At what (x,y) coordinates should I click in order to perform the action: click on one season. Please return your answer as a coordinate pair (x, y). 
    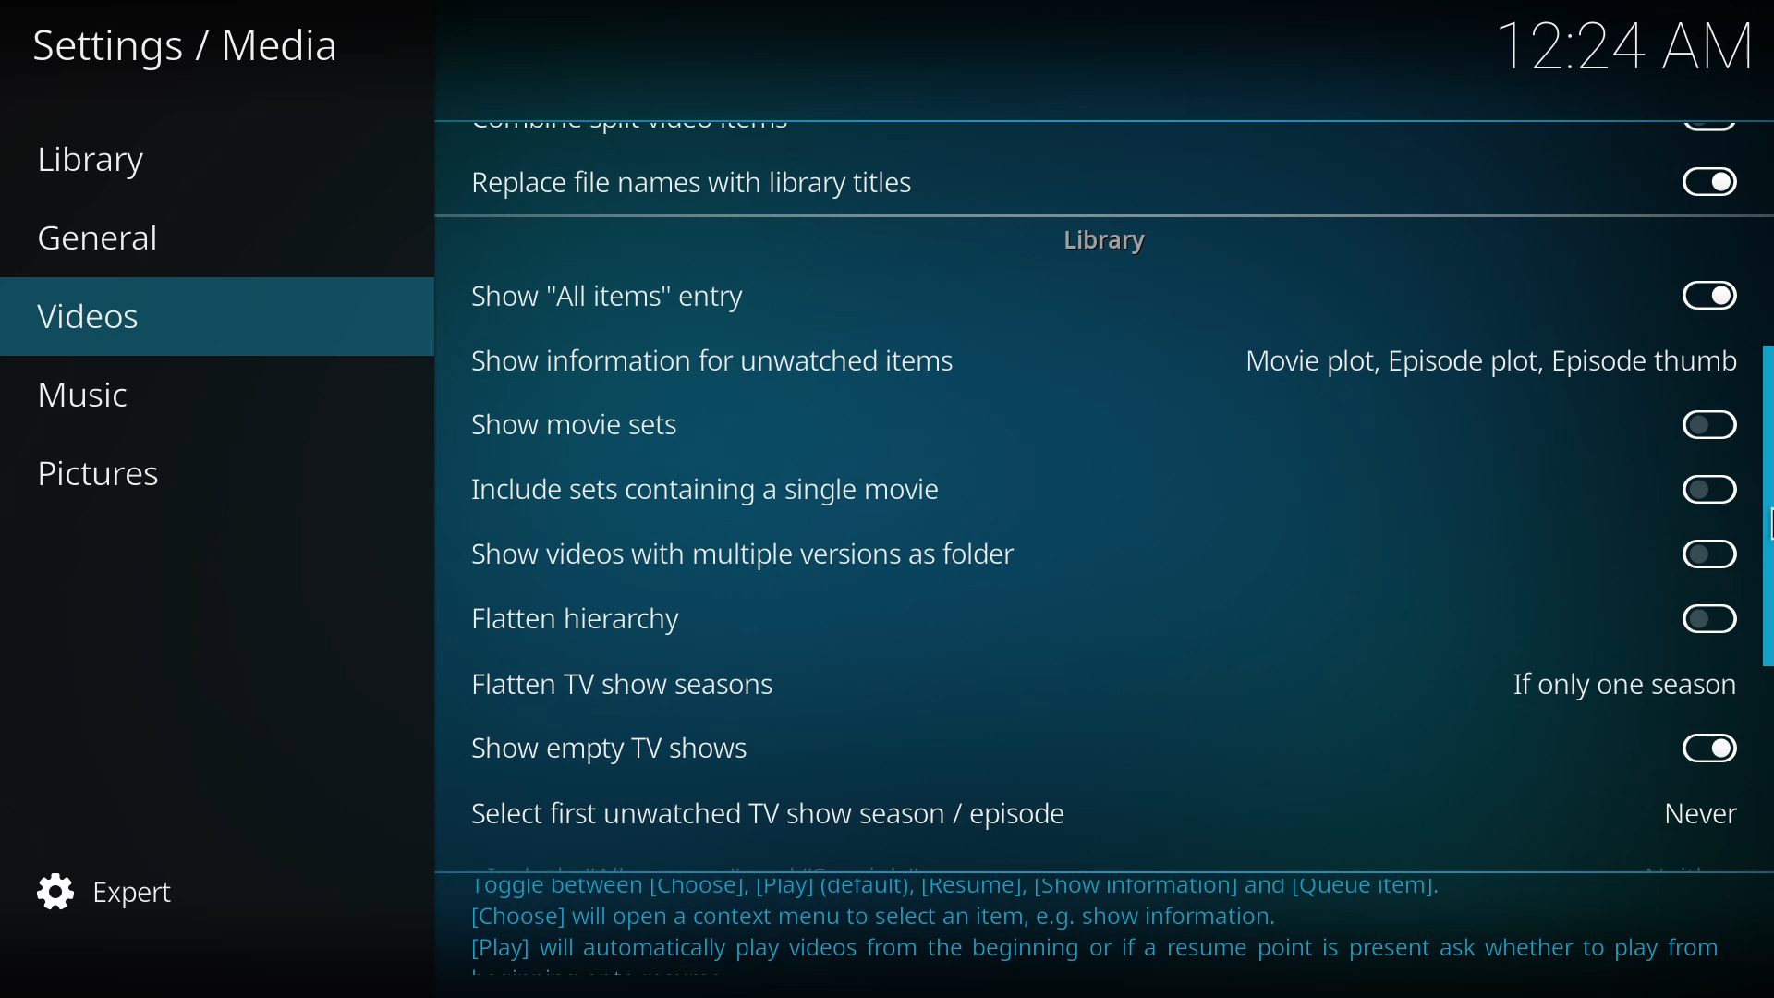
    Looking at the image, I should click on (1622, 683).